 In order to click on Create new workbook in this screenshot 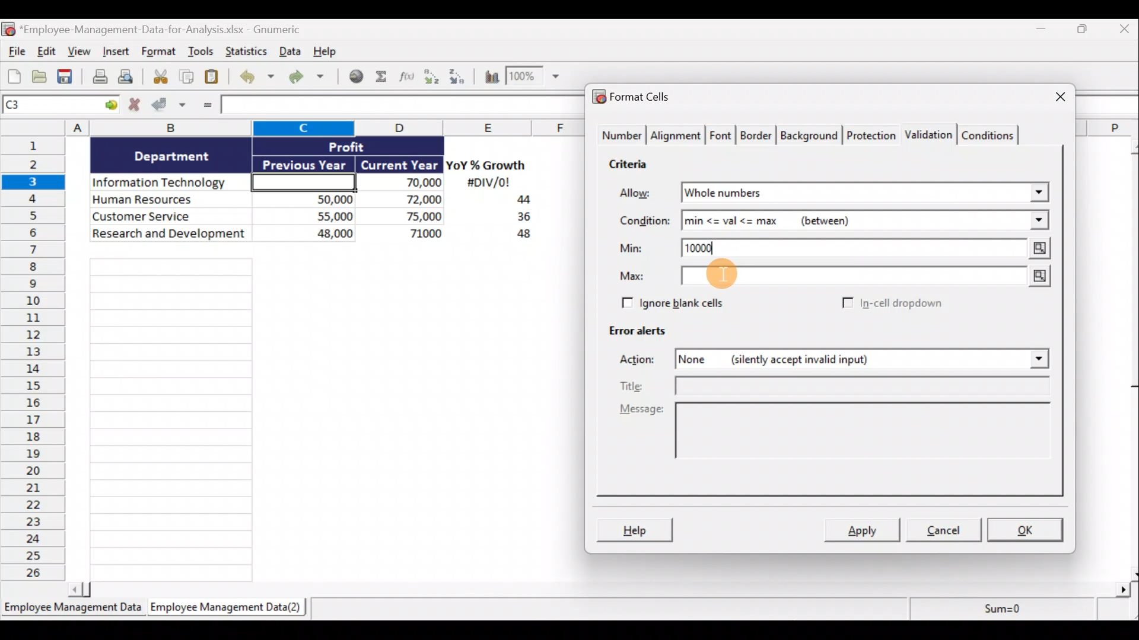, I will do `click(14, 76)`.